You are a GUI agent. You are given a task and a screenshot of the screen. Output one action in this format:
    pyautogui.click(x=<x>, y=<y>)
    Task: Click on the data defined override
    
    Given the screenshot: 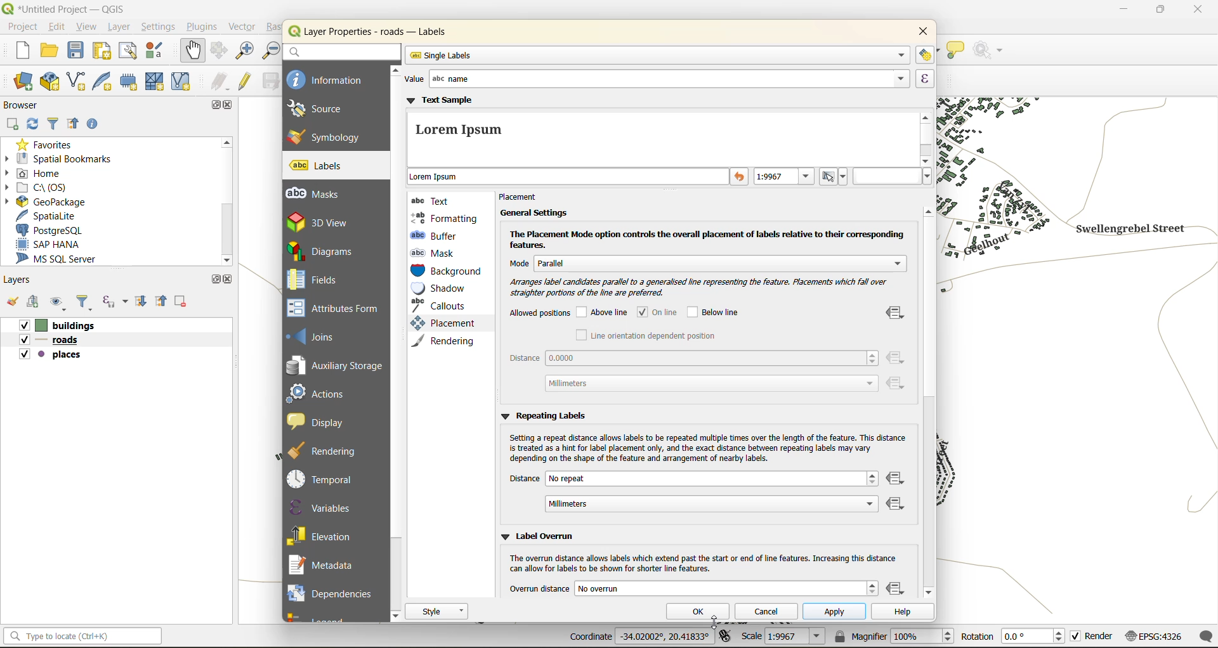 What is the action you would take?
    pyautogui.click(x=897, y=493)
    